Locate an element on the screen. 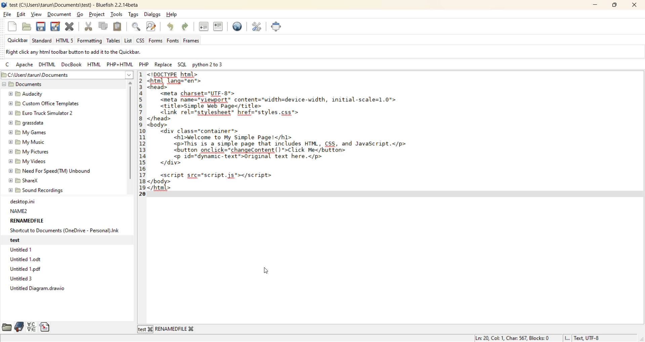  open is located at coordinates (27, 27).